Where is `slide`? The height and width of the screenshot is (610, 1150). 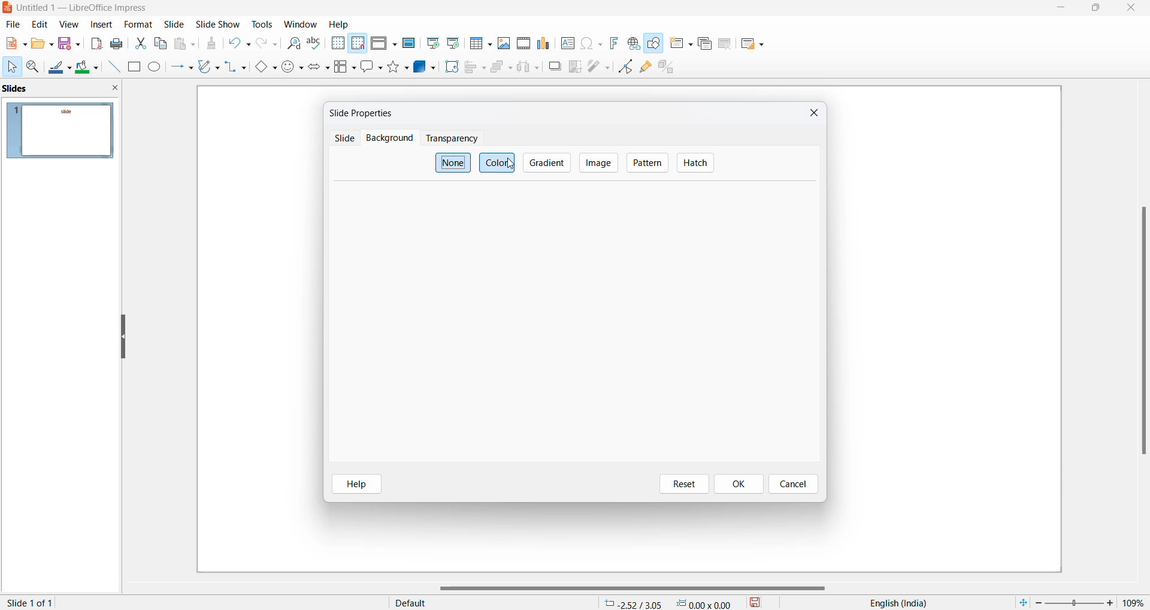 slide is located at coordinates (138, 25).